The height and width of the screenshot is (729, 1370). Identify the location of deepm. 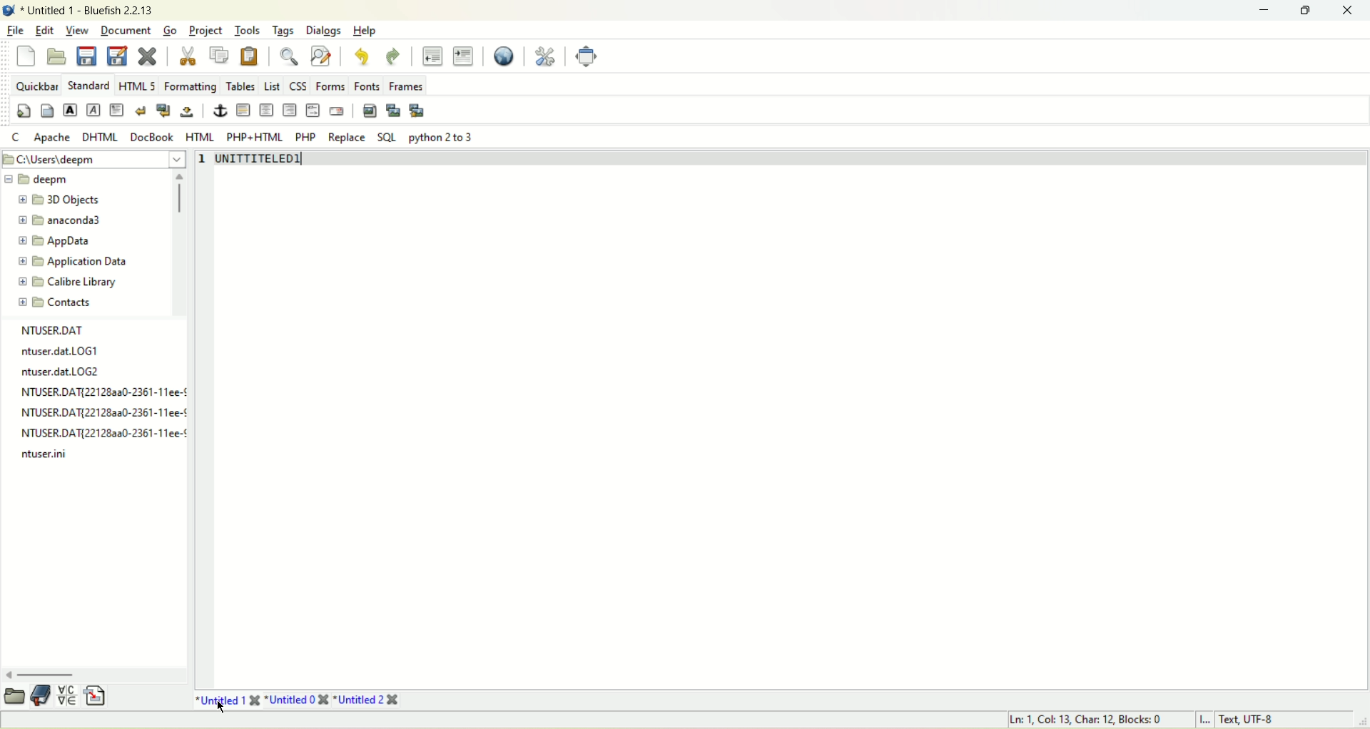
(36, 180).